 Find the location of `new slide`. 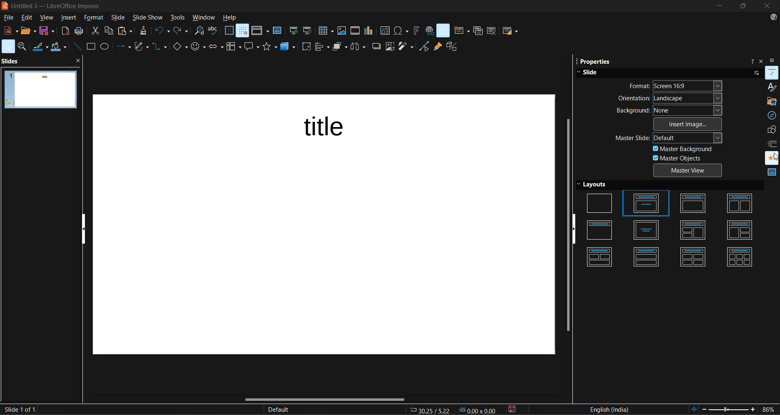

new slide is located at coordinates (461, 32).